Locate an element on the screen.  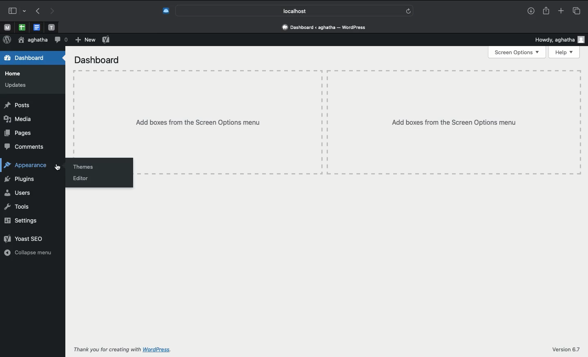
Logo is located at coordinates (6, 40).